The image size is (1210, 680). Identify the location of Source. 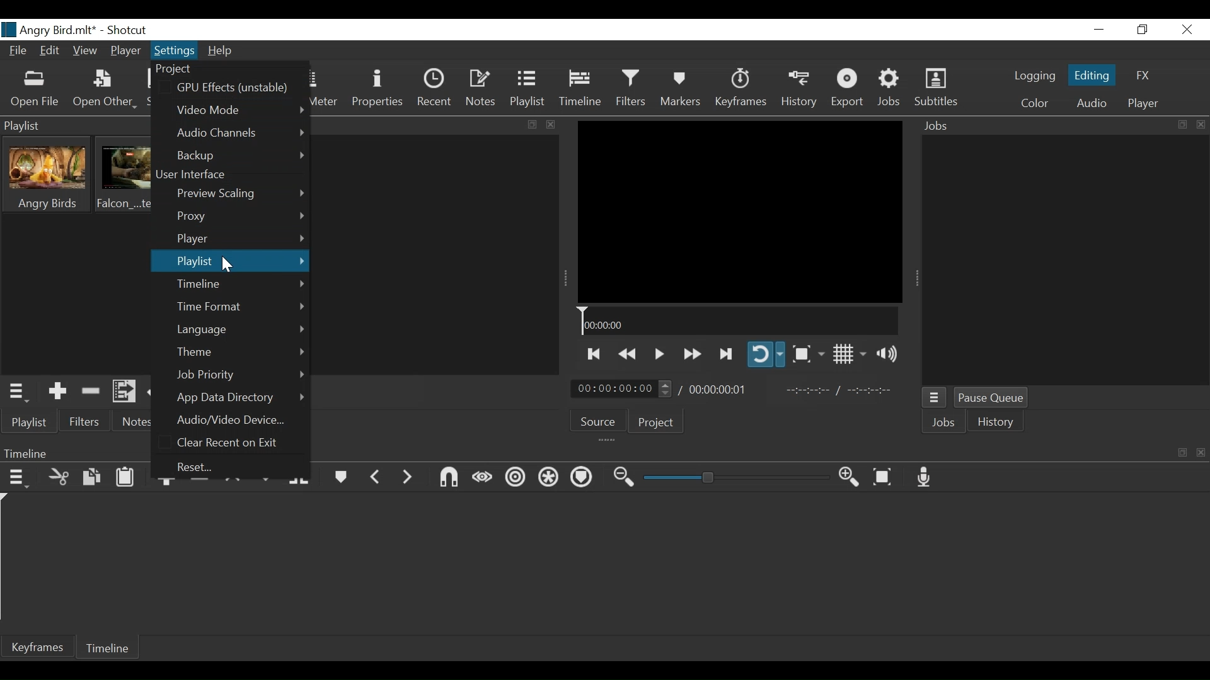
(599, 421).